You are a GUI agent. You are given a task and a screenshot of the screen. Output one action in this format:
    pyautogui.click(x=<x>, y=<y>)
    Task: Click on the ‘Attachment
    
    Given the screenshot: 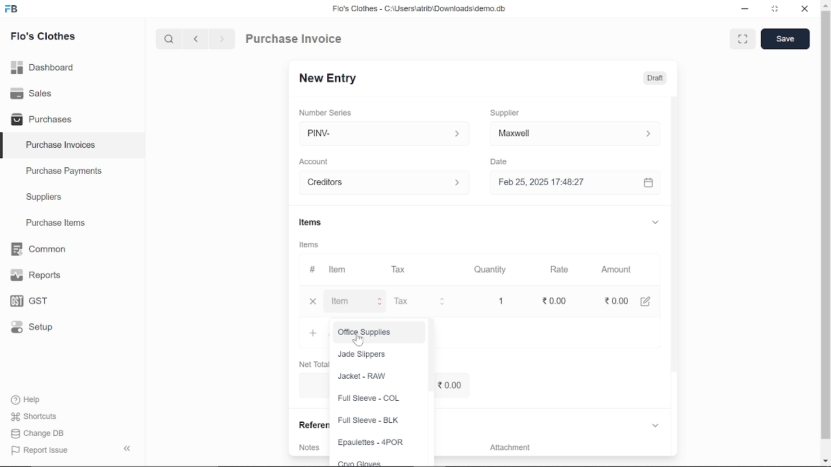 What is the action you would take?
    pyautogui.click(x=514, y=449)
    